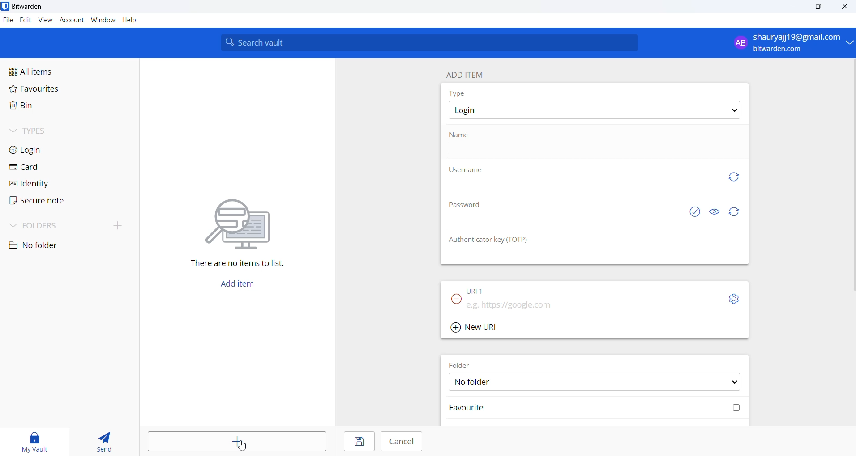 The image size is (856, 456). I want to click on Favorites, so click(54, 91).